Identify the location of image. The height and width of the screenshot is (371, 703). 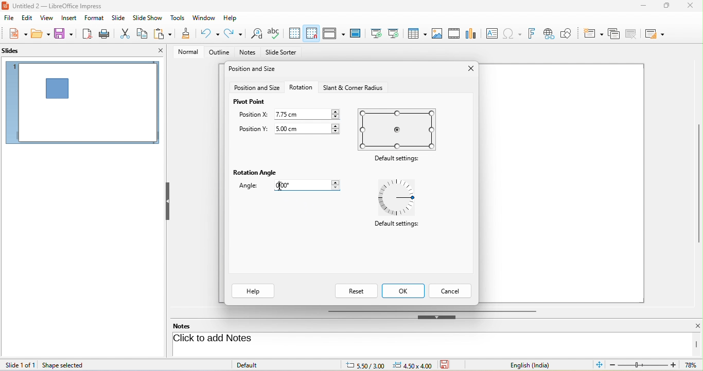
(437, 33).